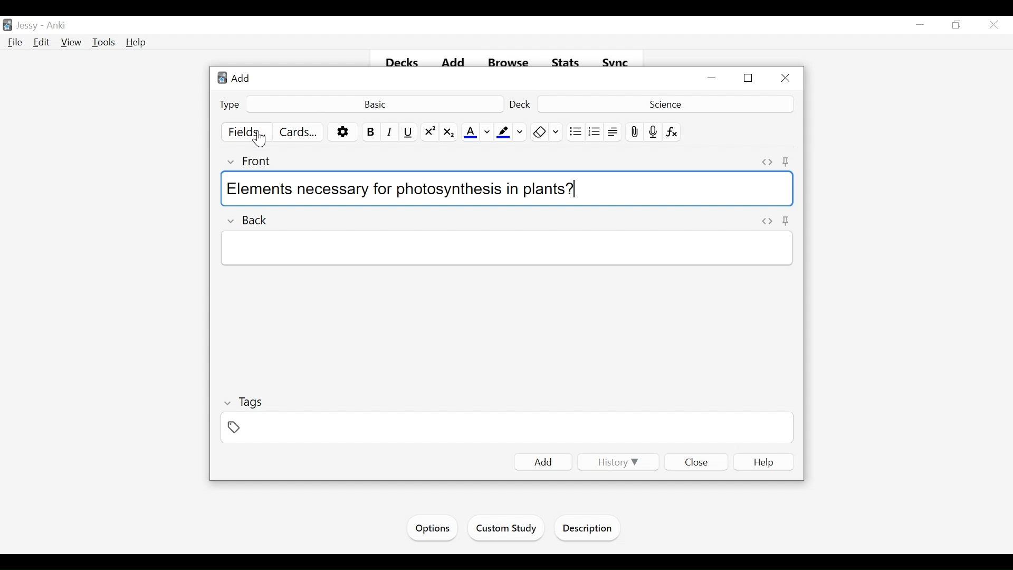 The image size is (1013, 570). I want to click on Ordered list, so click(595, 132).